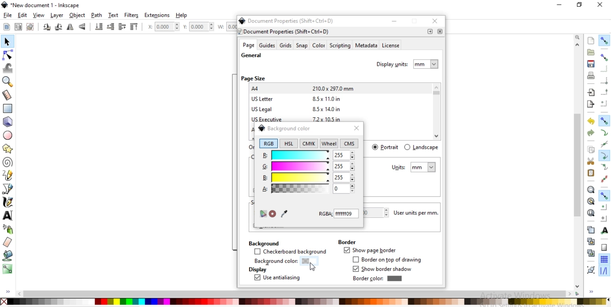 This screenshot has width=611, height=307. I want to click on path, so click(97, 15).